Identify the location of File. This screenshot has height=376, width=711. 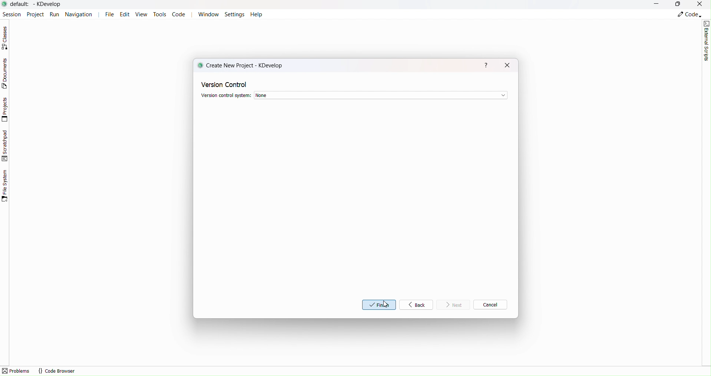
(109, 14).